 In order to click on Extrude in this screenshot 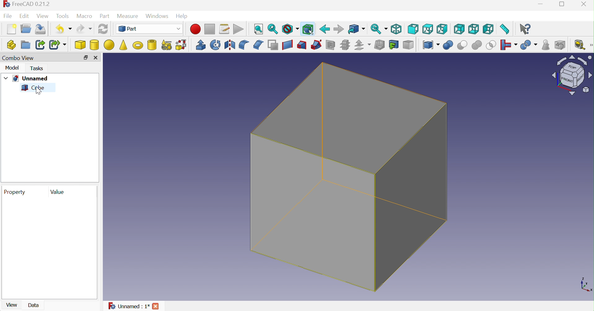, I will do `click(200, 45)`.